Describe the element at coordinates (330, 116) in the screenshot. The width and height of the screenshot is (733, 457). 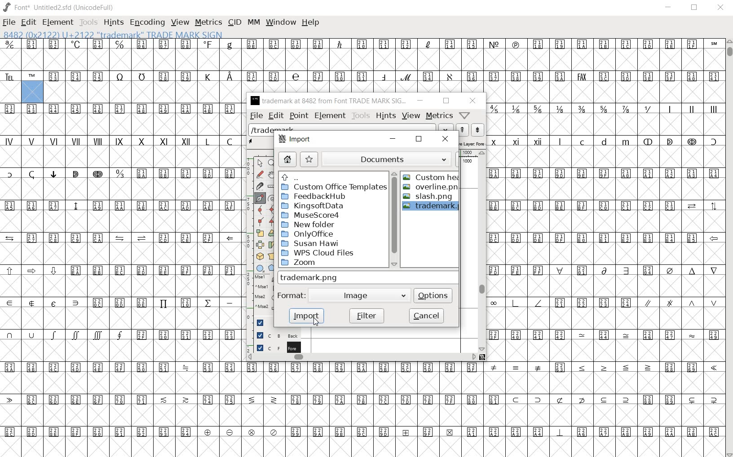
I see `element` at that location.